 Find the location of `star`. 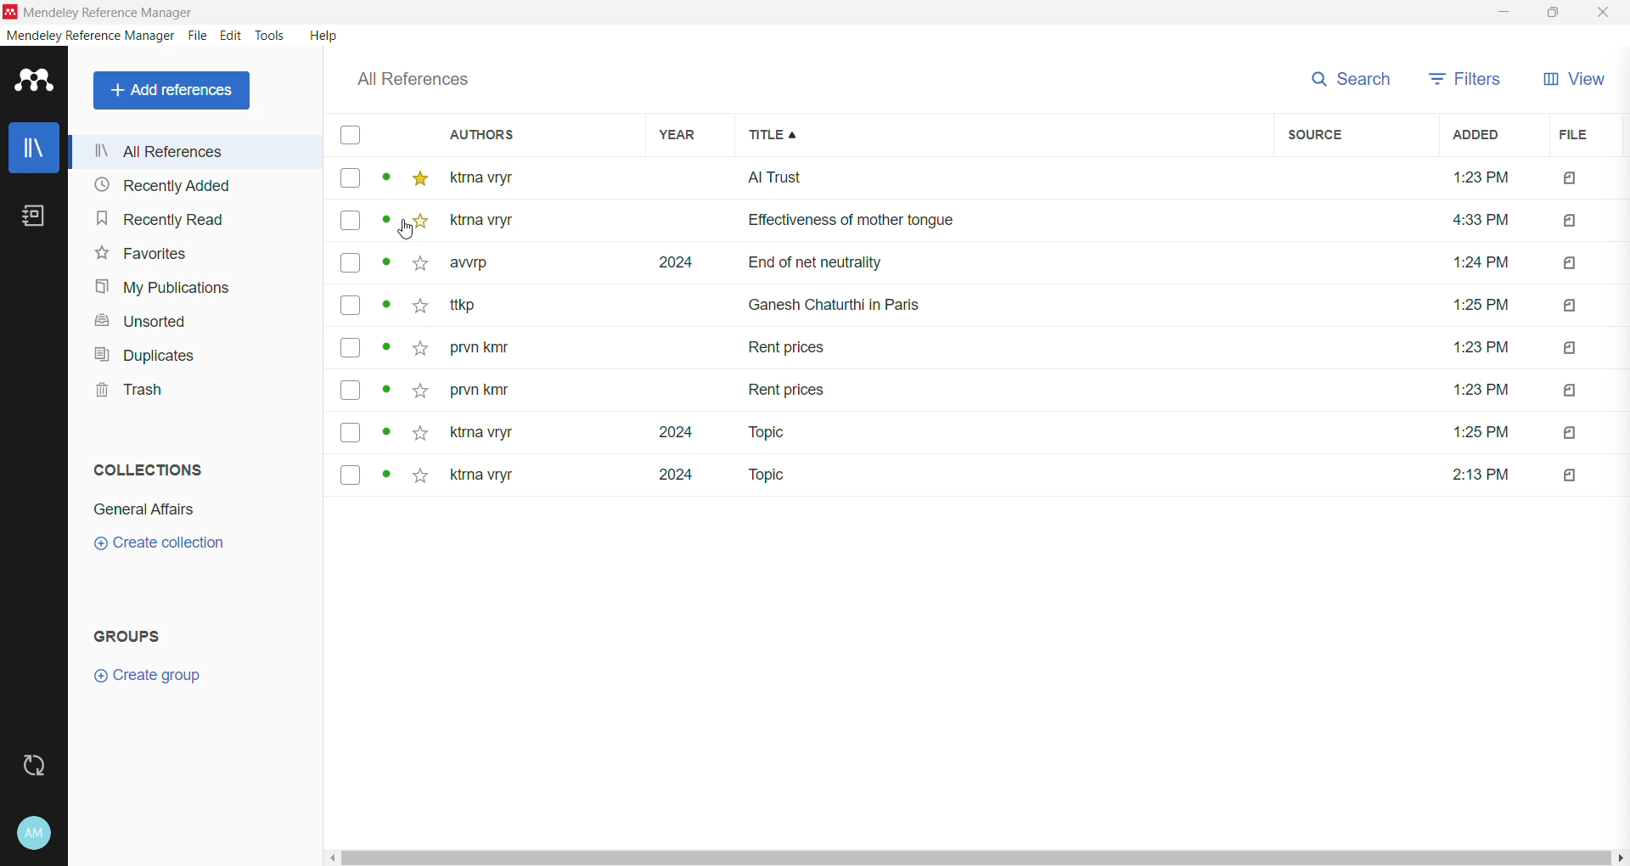

star is located at coordinates (414, 269).